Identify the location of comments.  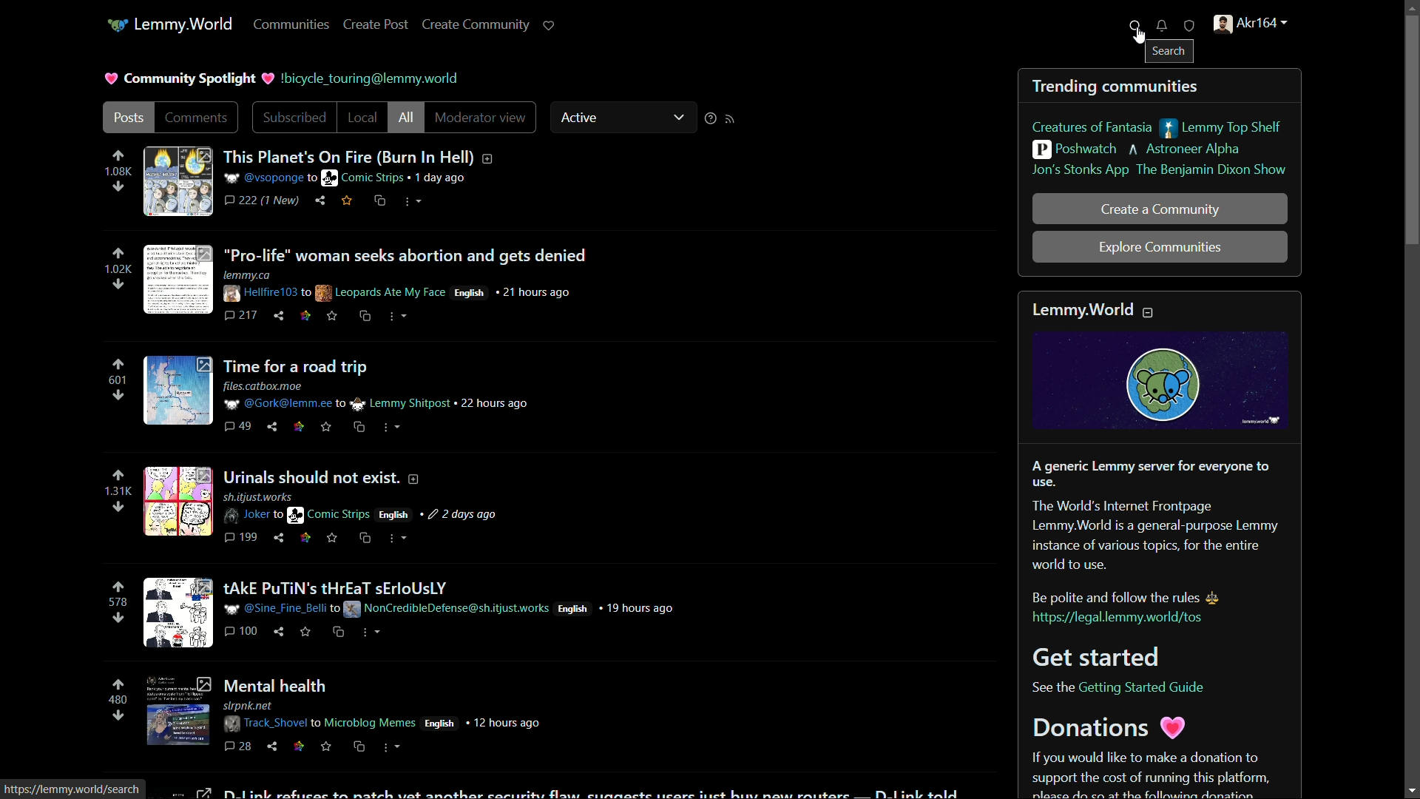
(197, 117).